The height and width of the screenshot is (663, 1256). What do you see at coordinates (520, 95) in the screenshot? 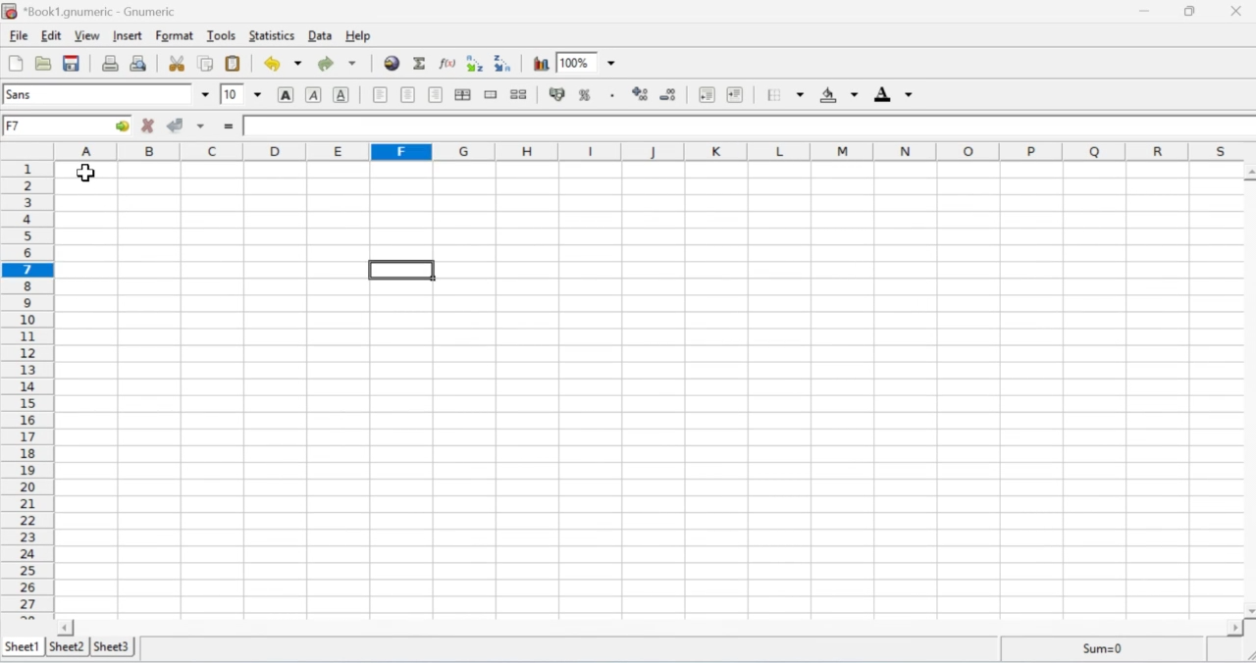
I see `Split merged cells` at bounding box center [520, 95].